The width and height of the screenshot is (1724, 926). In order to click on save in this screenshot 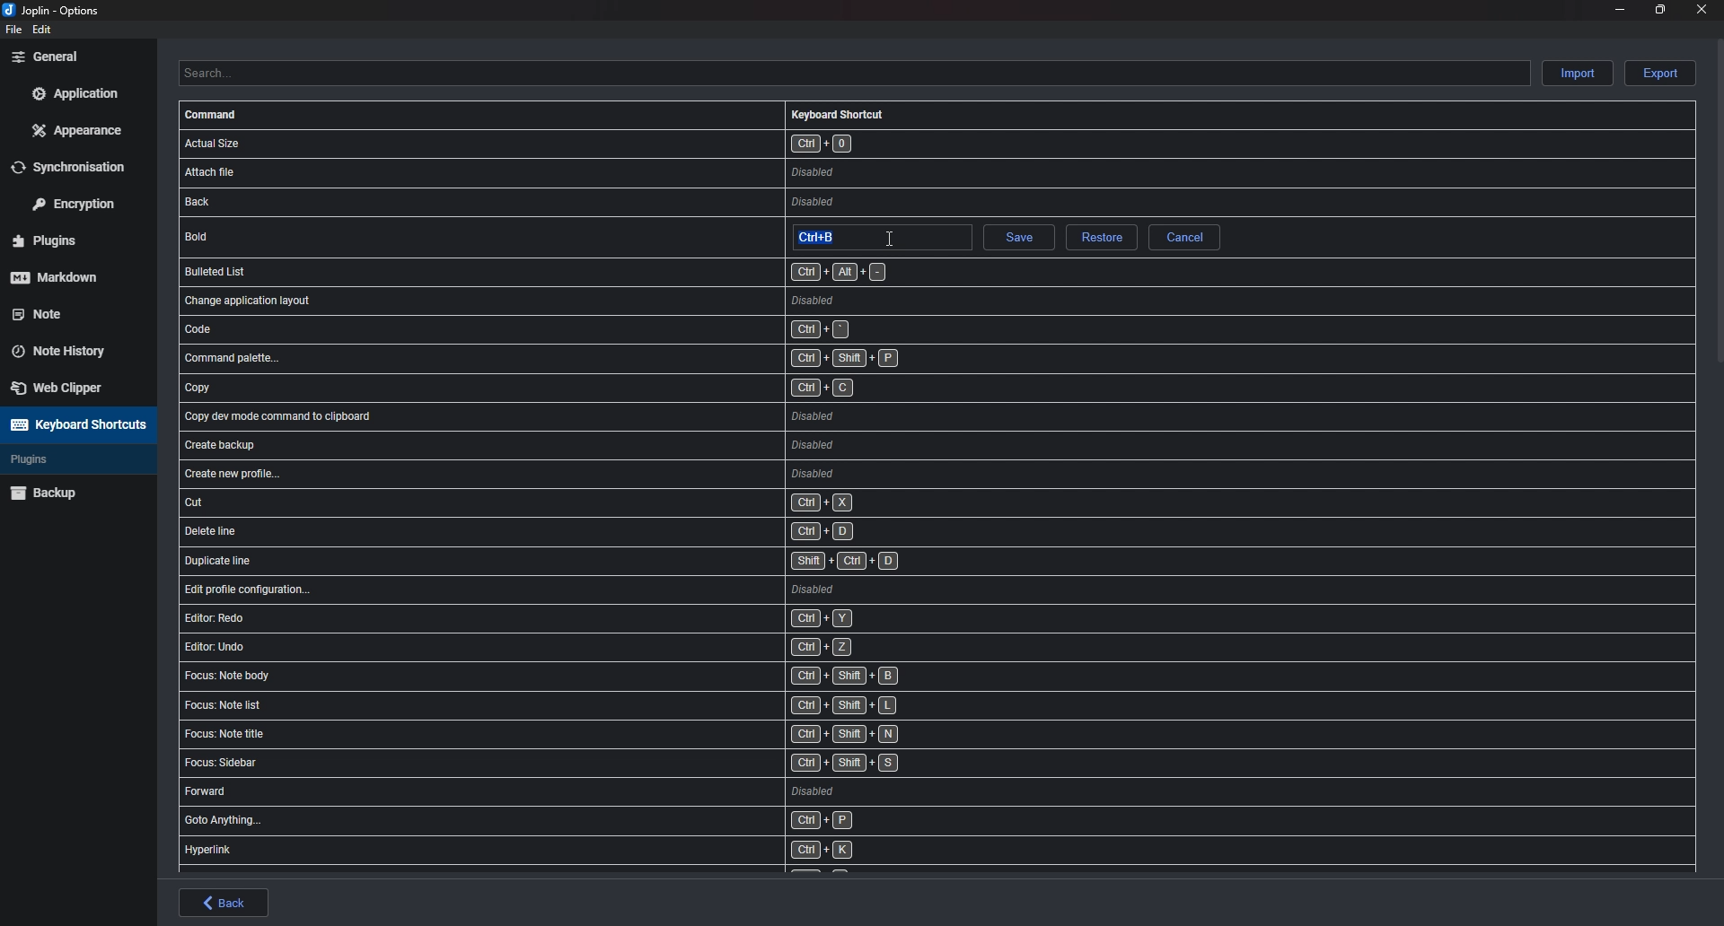, I will do `click(1017, 240)`.